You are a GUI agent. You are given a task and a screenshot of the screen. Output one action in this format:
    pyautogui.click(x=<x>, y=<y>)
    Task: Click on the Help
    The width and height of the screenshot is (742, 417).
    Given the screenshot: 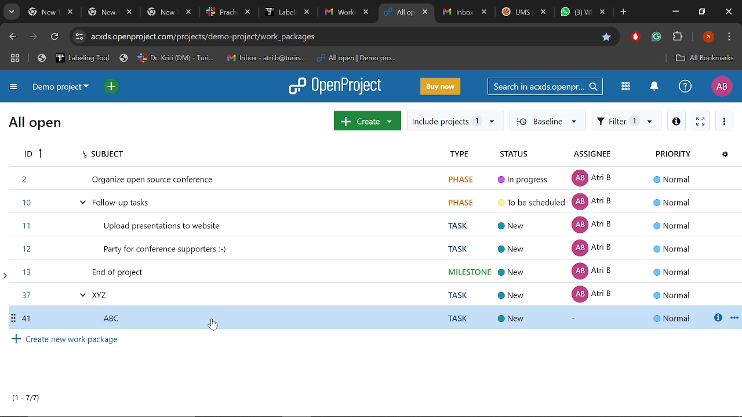 What is the action you would take?
    pyautogui.click(x=683, y=86)
    